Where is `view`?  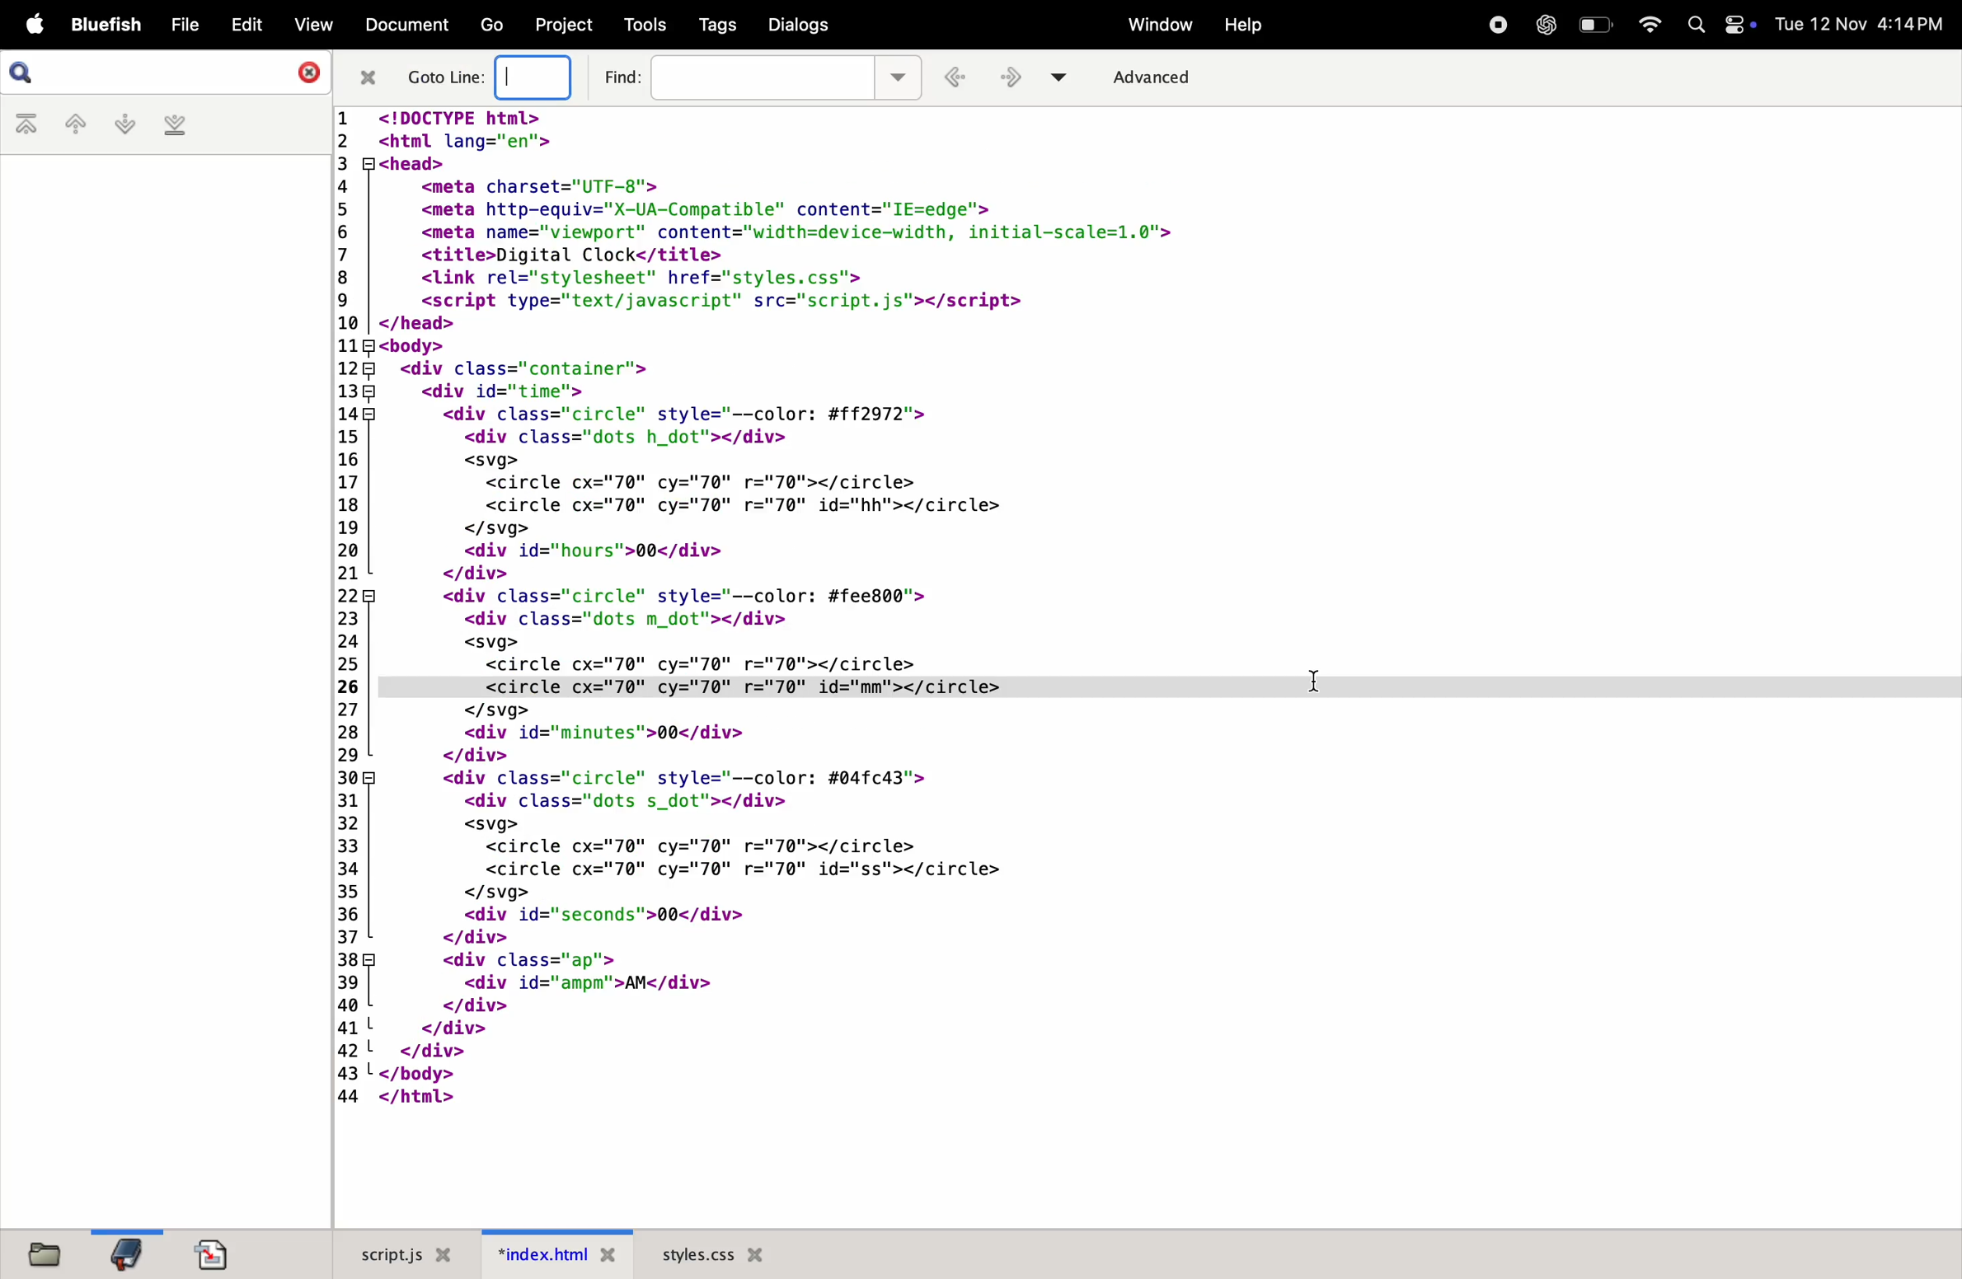 view is located at coordinates (306, 25).